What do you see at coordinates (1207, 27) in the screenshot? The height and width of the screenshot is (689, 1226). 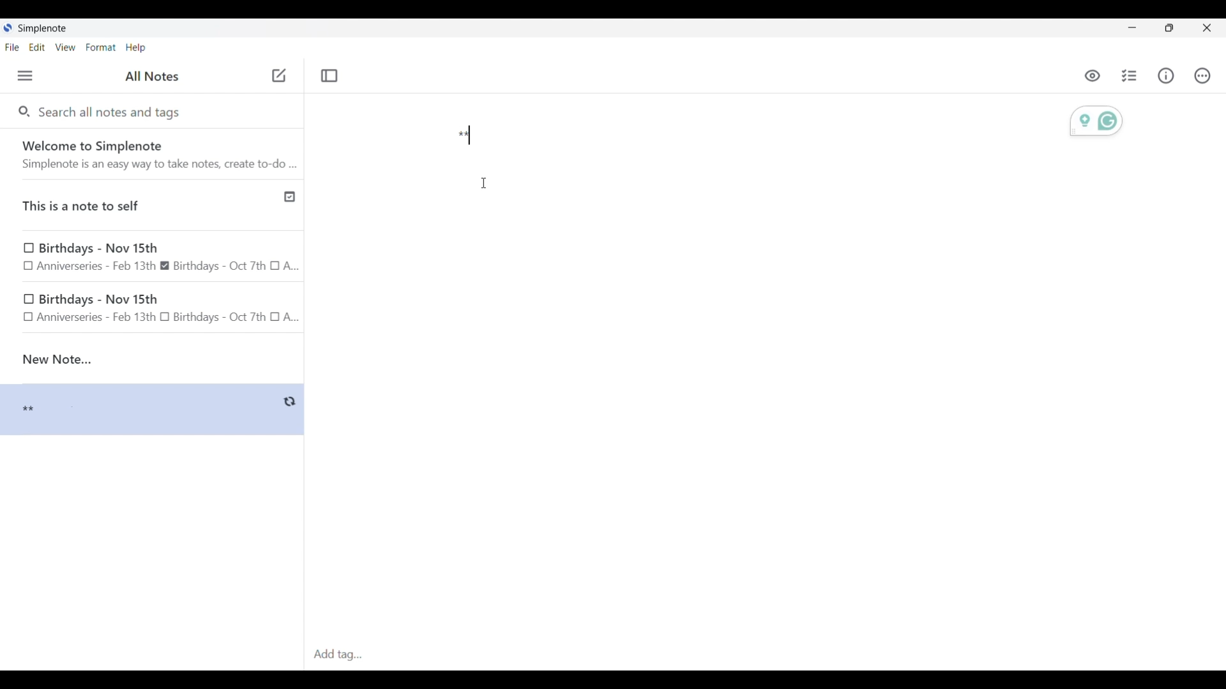 I see `Close interface` at bounding box center [1207, 27].